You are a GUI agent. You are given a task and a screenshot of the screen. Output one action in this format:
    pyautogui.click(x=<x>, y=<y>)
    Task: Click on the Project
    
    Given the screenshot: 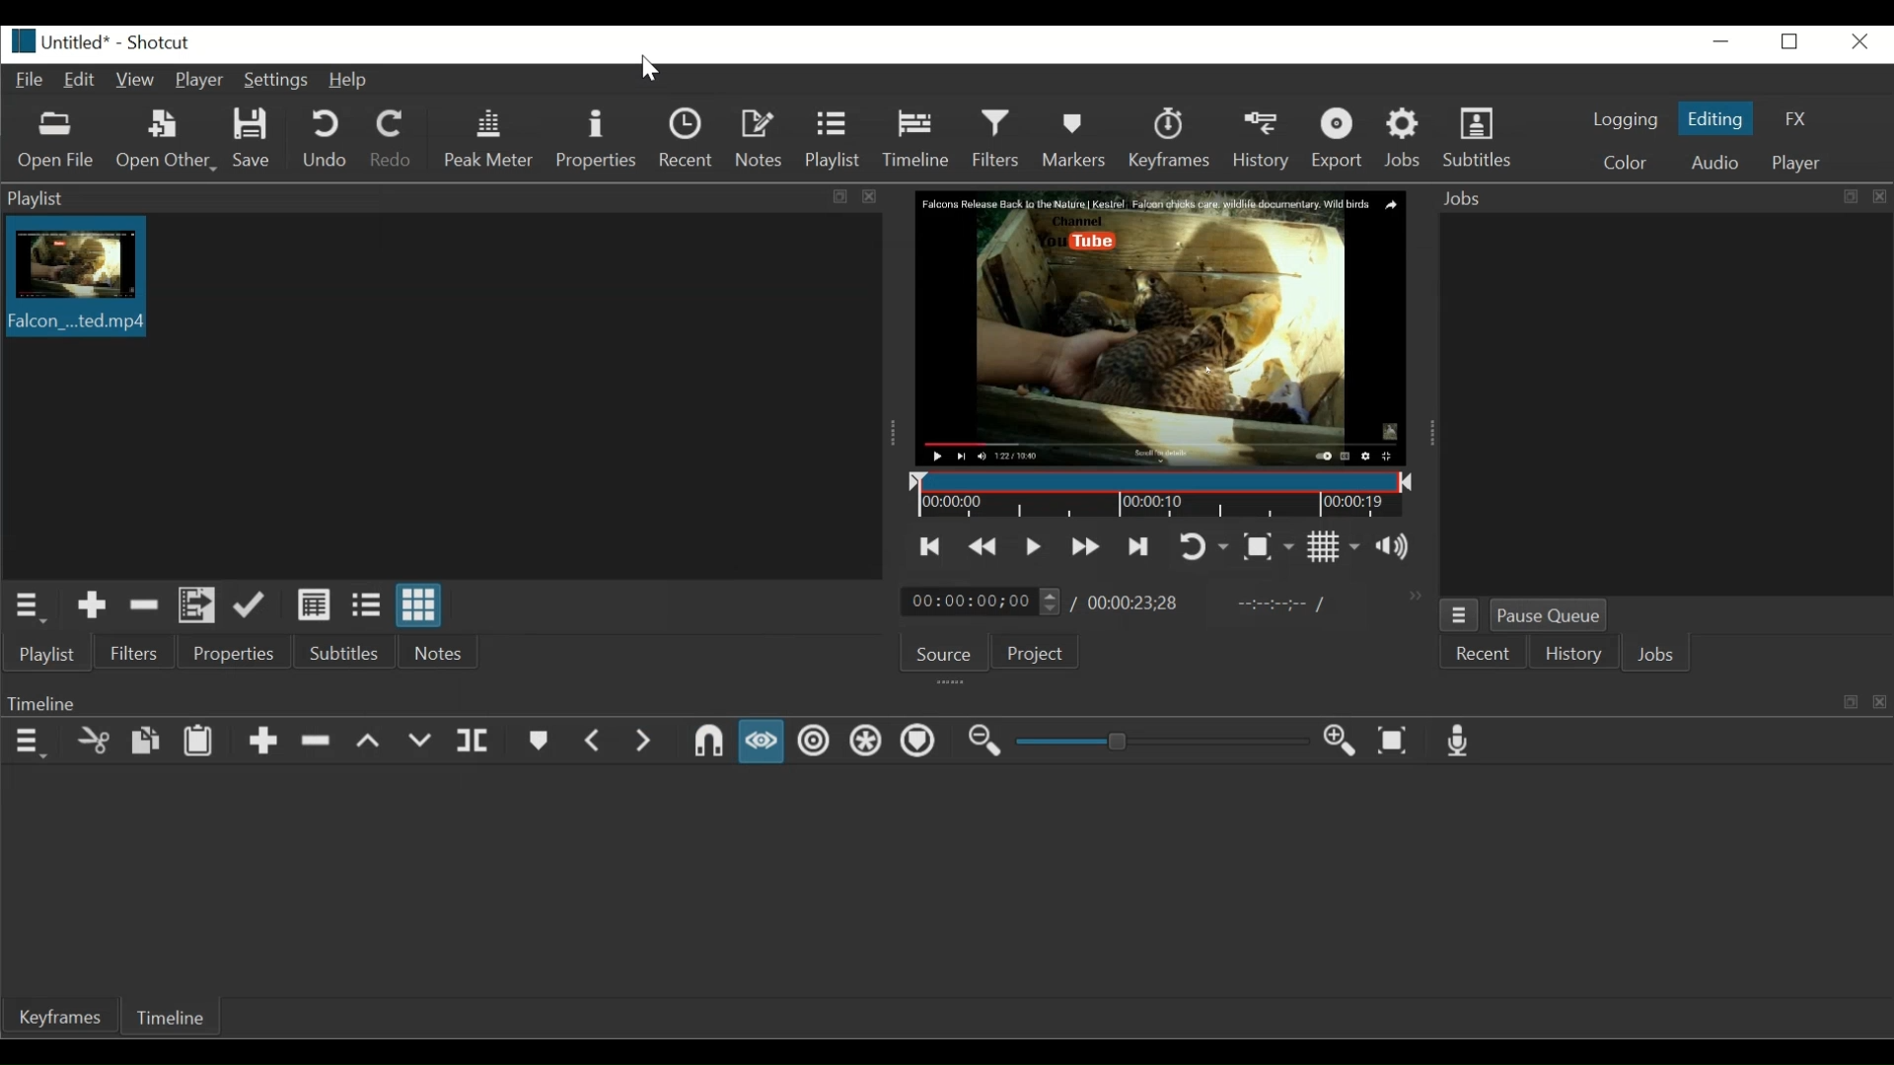 What is the action you would take?
    pyautogui.click(x=1033, y=651)
    